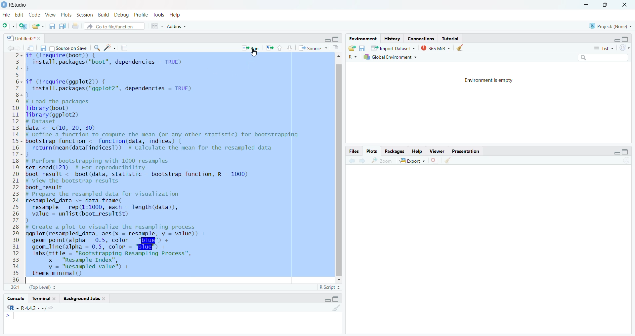 The width and height of the screenshot is (635, 336). I want to click on print the current file, so click(77, 26).